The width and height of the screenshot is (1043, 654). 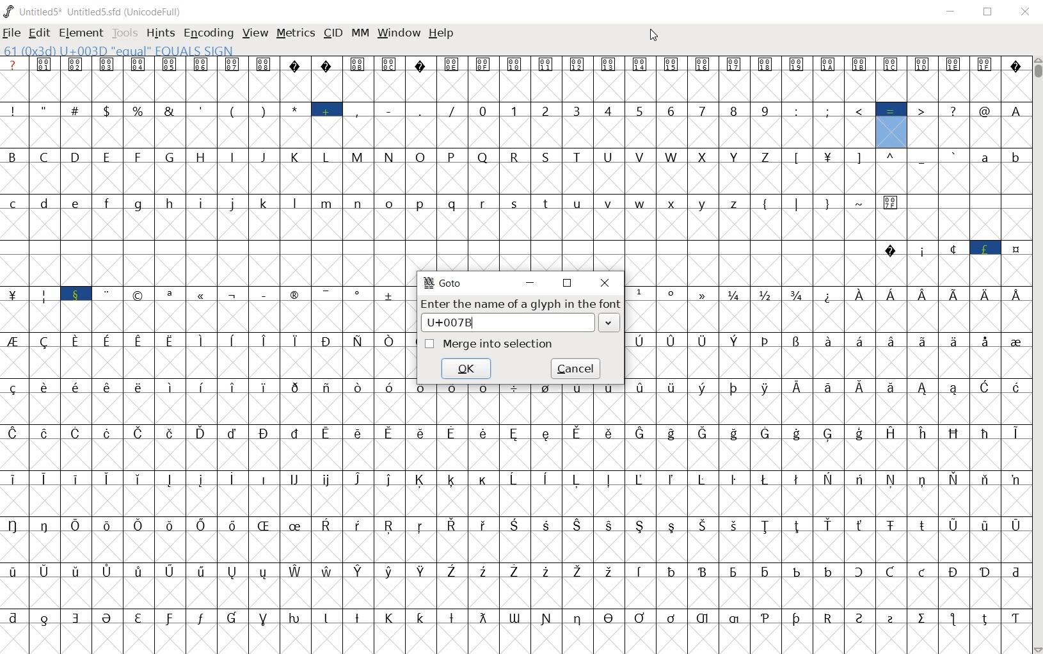 What do you see at coordinates (253, 33) in the screenshot?
I see `view` at bounding box center [253, 33].